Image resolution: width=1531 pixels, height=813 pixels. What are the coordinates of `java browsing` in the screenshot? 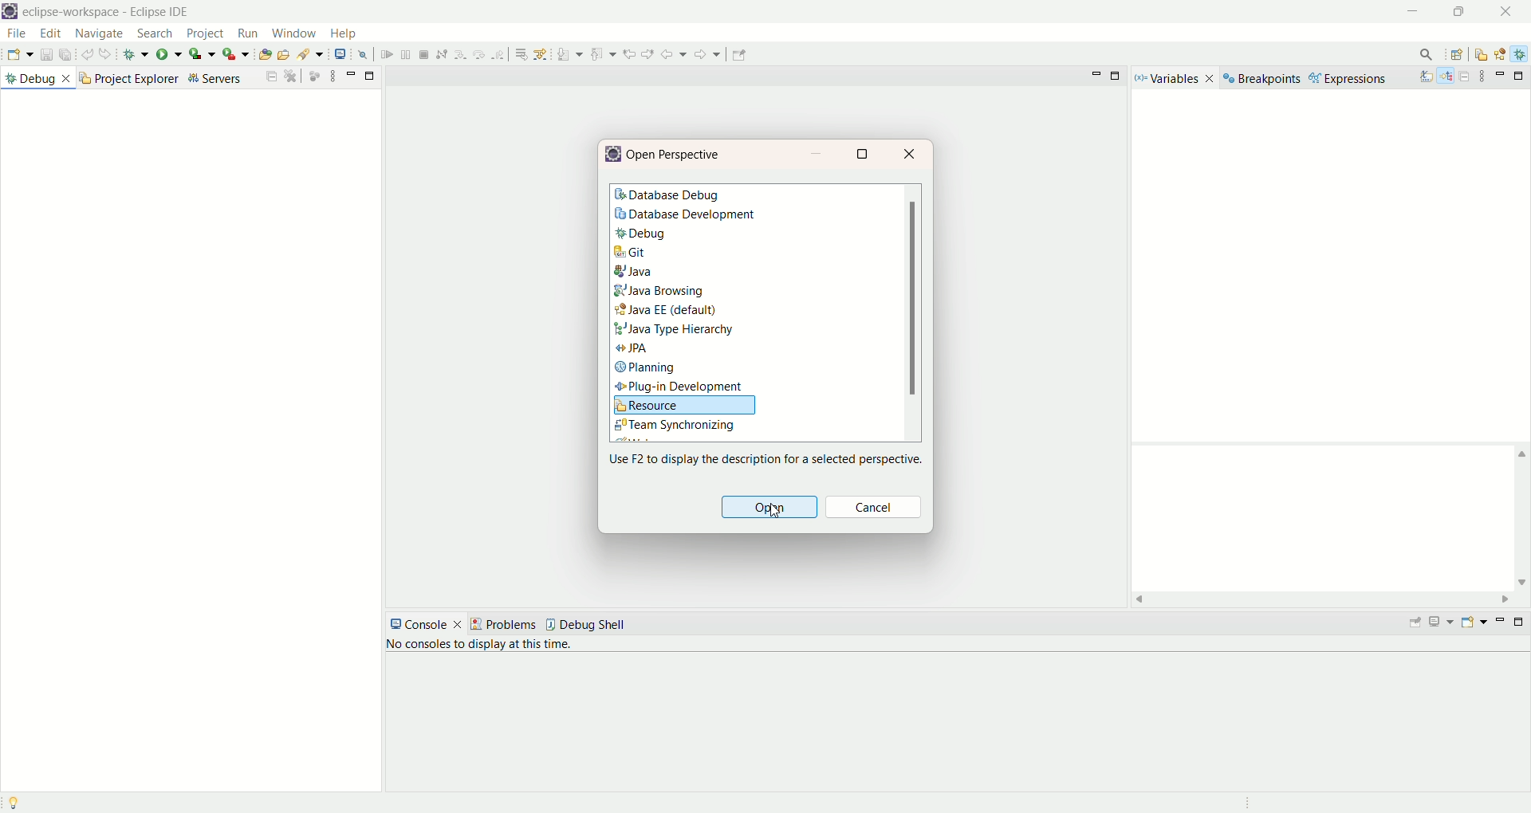 It's located at (659, 290).